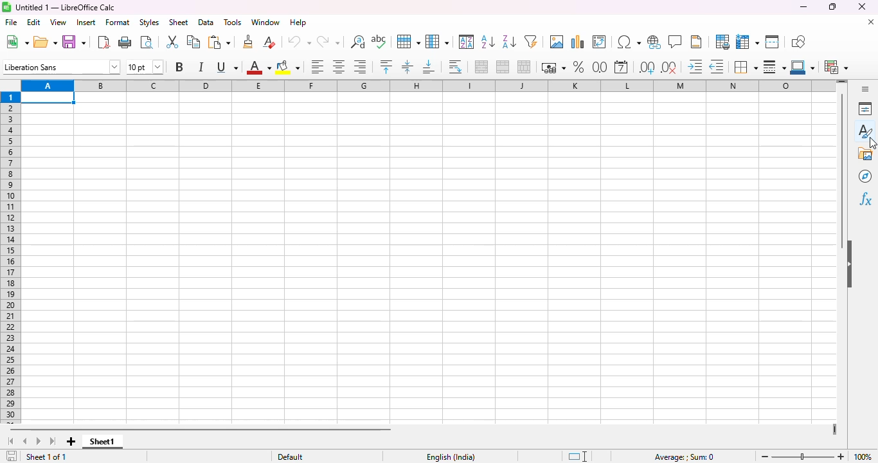 This screenshot has height=463, width=878. What do you see at coordinates (803, 67) in the screenshot?
I see `border color` at bounding box center [803, 67].